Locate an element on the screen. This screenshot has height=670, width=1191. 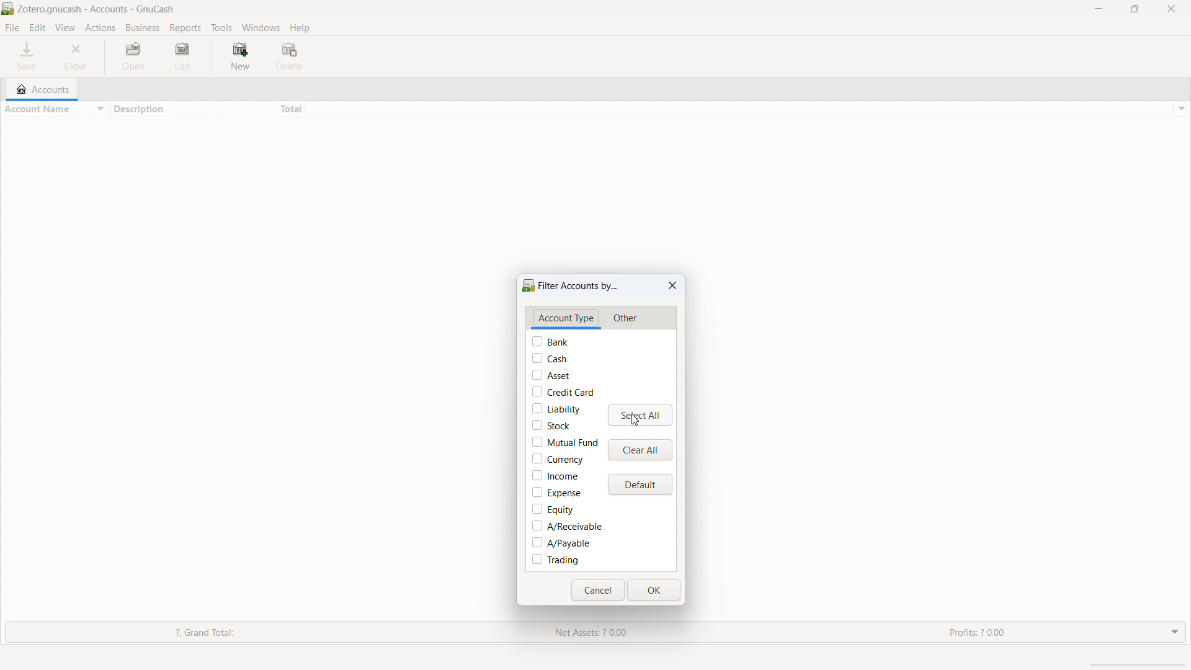
expense is located at coordinates (556, 493).